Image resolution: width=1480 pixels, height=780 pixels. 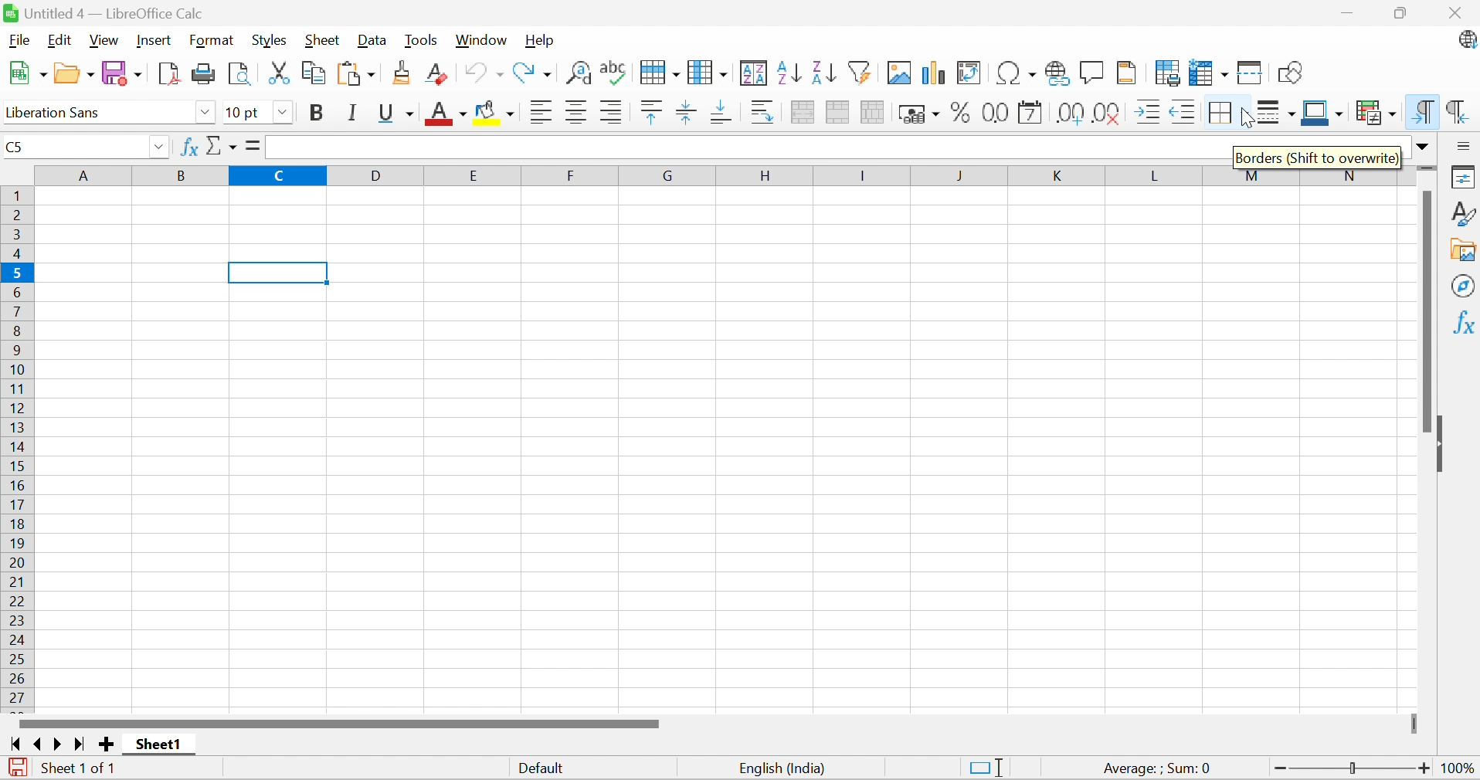 I want to click on Scroll to next sheet, so click(x=59, y=744).